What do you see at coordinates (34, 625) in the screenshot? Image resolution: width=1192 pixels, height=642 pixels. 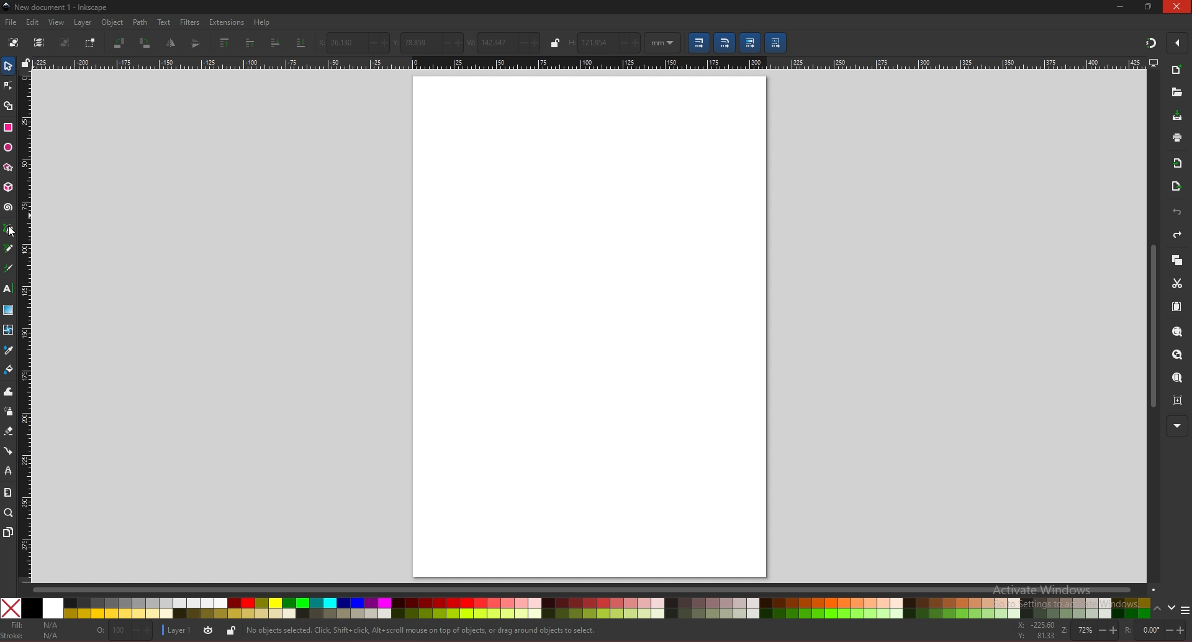 I see `fill` at bounding box center [34, 625].